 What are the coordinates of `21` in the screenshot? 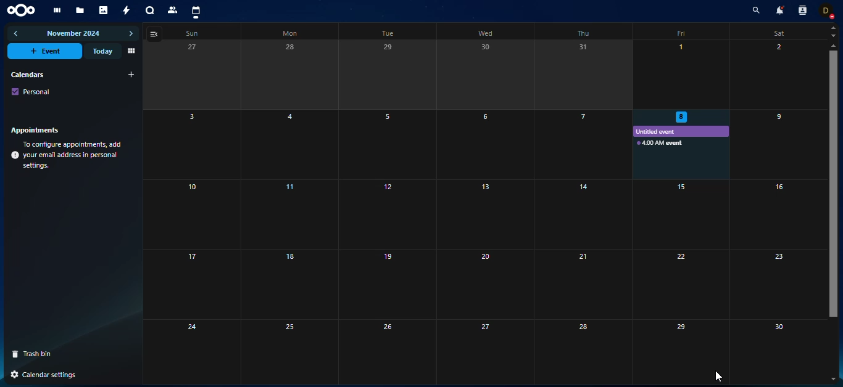 It's located at (578, 284).